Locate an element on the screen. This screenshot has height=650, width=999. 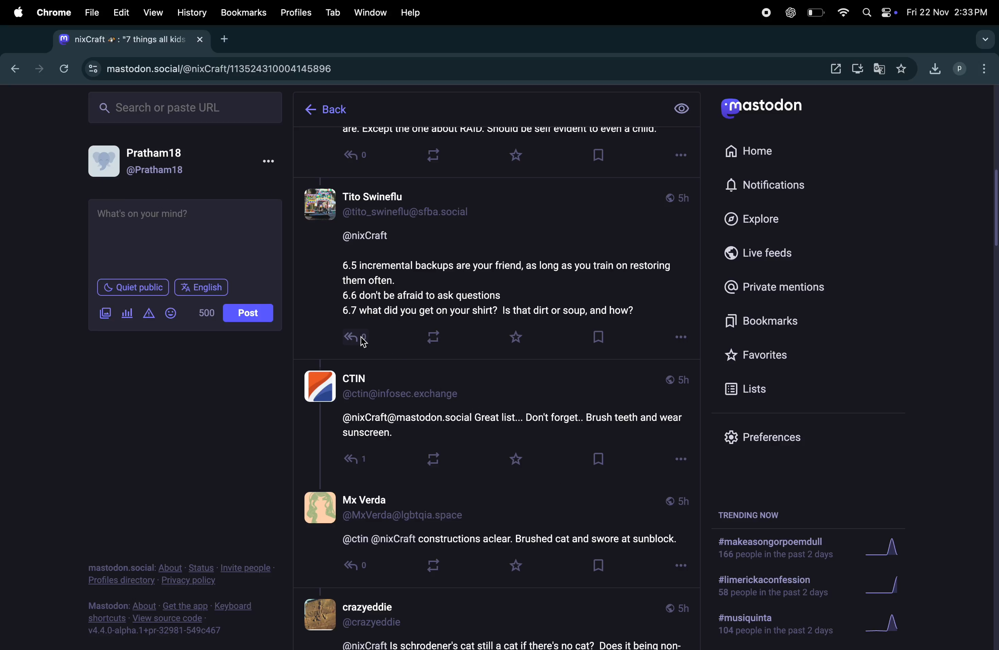
graph is located at coordinates (885, 548).